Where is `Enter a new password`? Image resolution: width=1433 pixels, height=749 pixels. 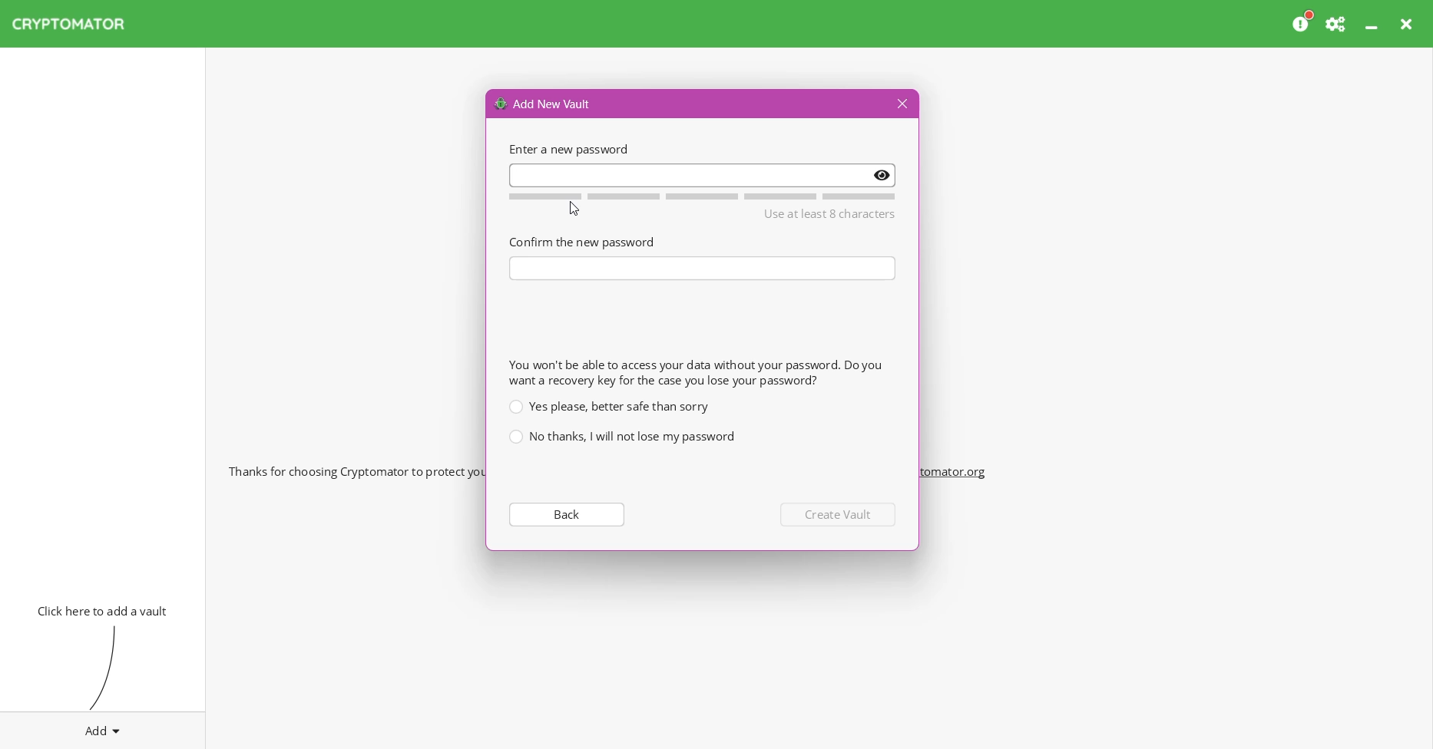
Enter a new password is located at coordinates (703, 174).